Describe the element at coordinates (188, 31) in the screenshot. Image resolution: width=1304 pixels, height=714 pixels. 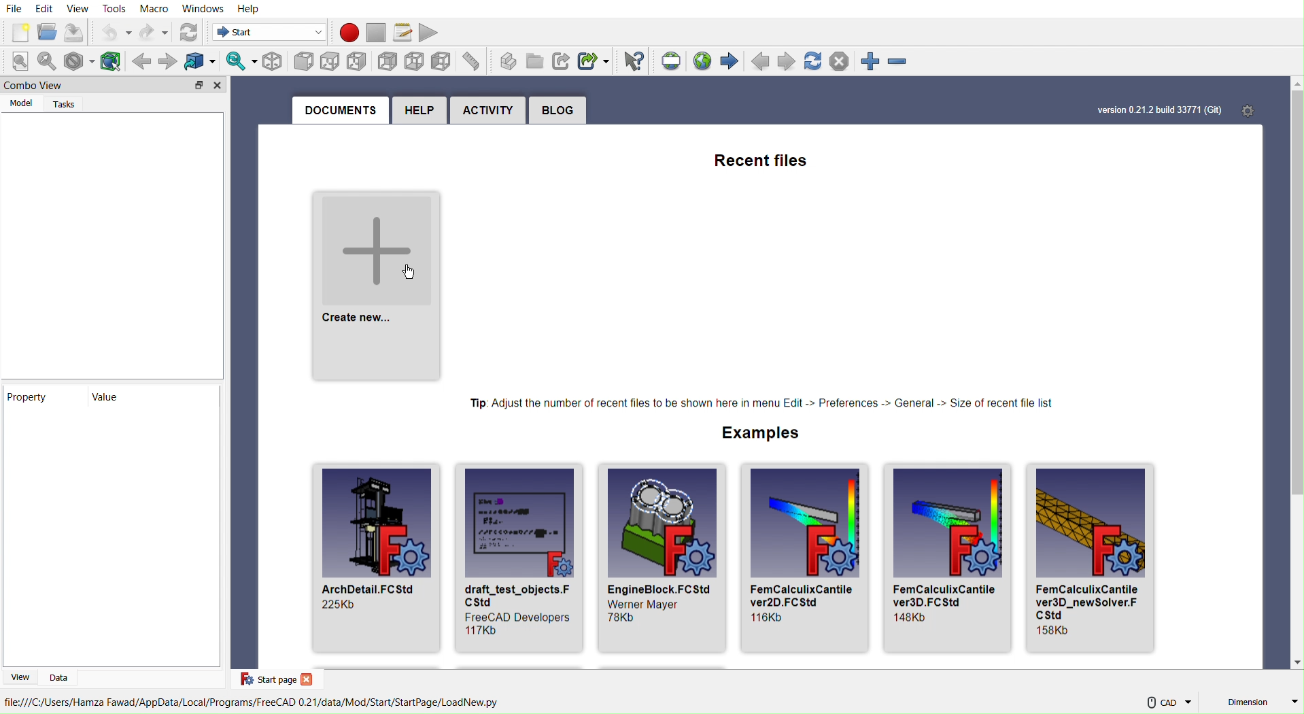
I see `Recompute active document` at that location.